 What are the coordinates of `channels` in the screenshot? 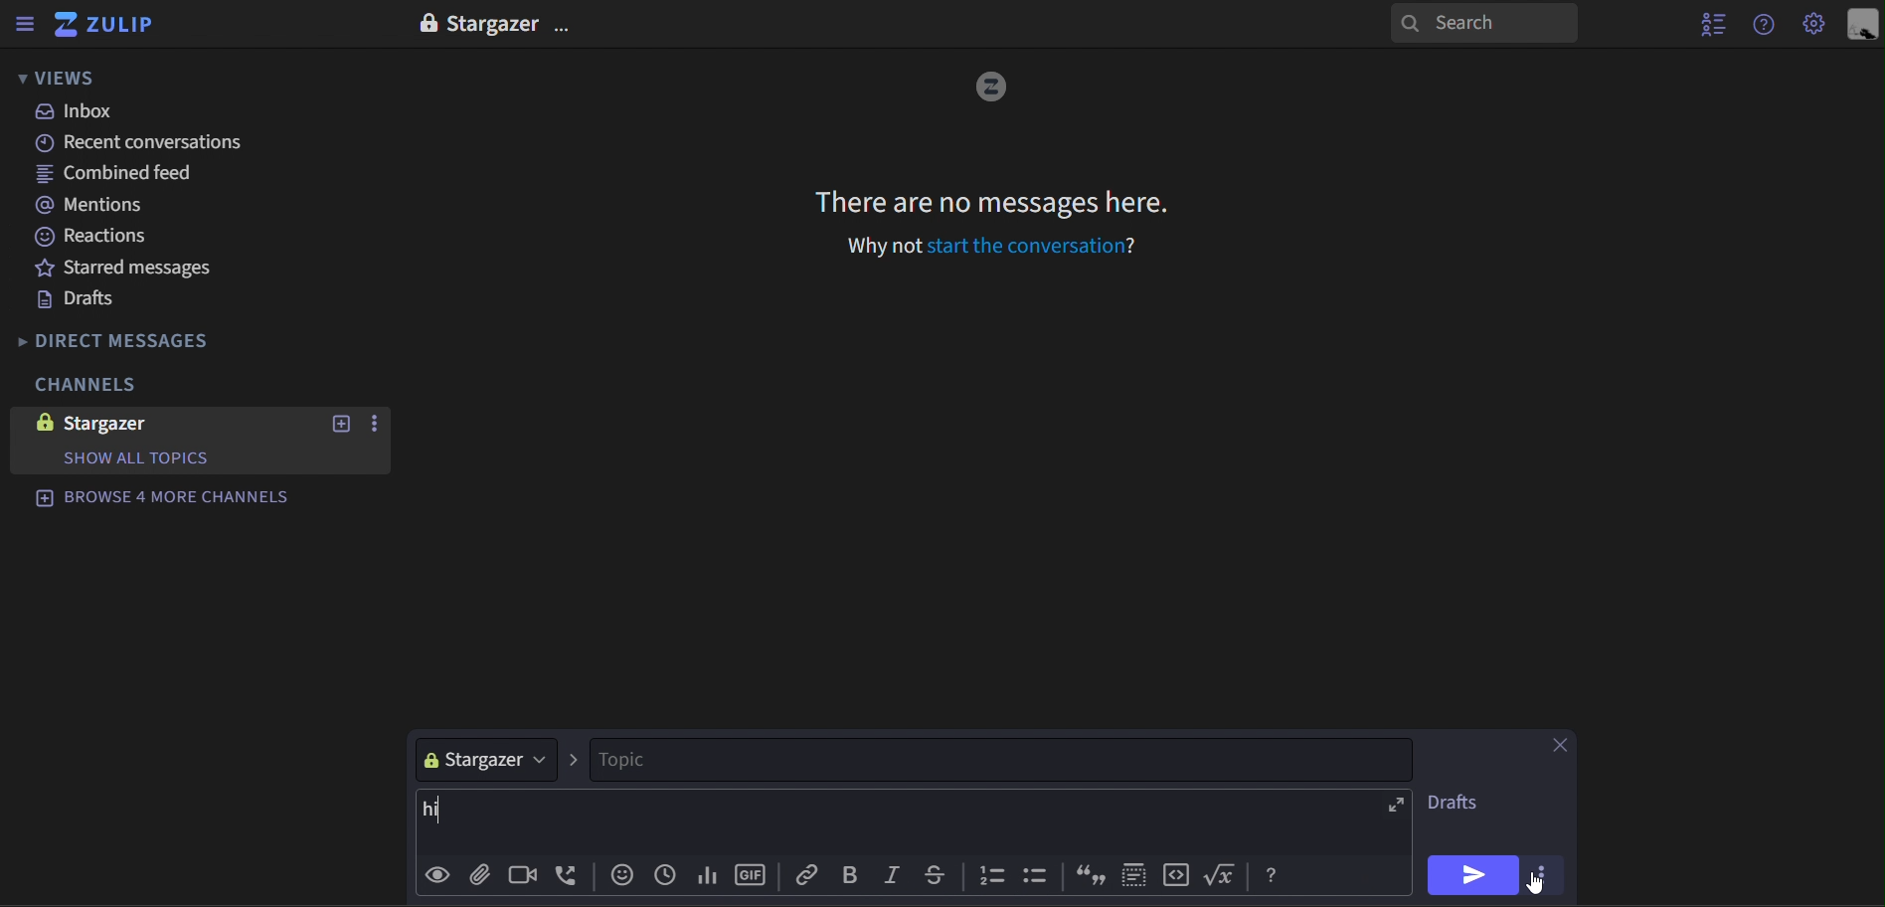 It's located at (116, 382).